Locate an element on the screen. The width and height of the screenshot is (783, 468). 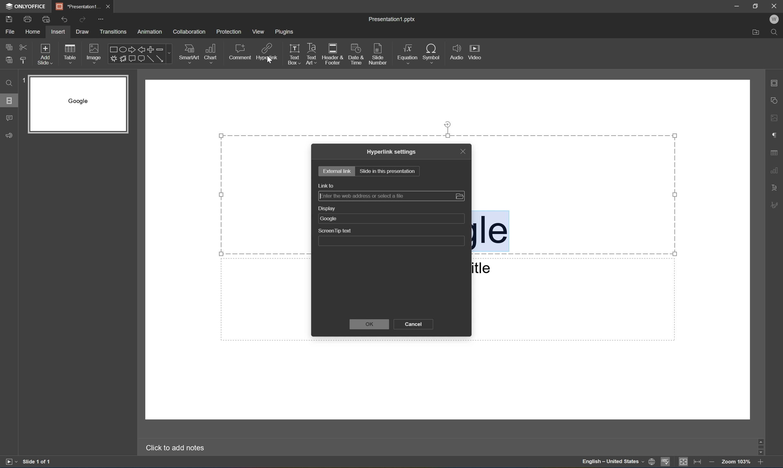
Close is located at coordinates (110, 6).